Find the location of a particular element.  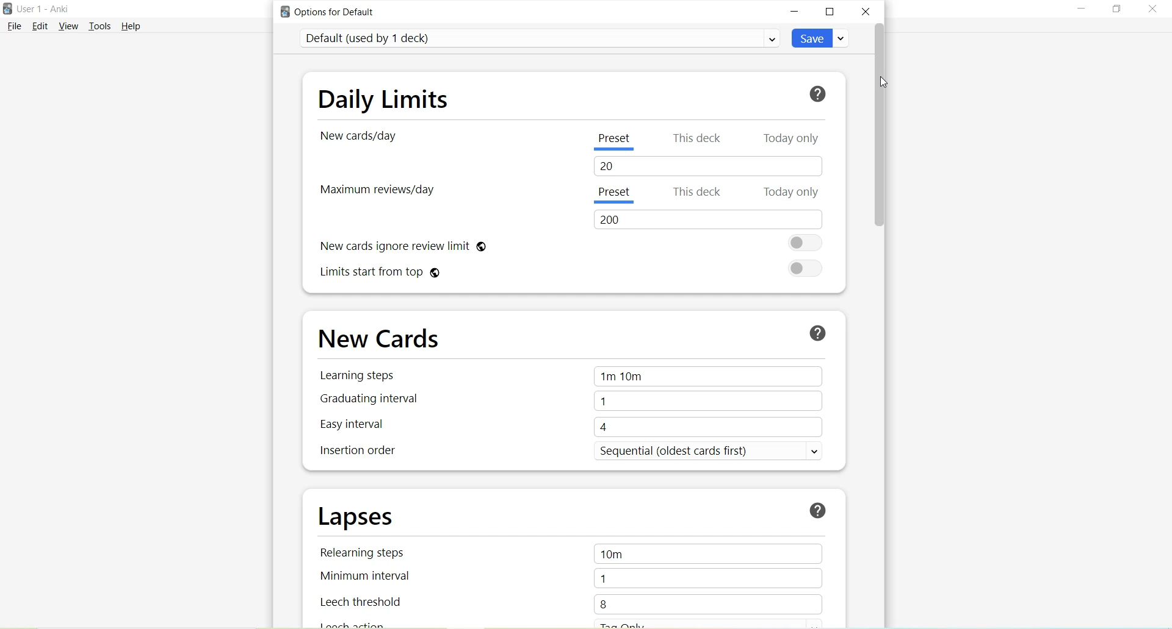

Save is located at coordinates (821, 38).